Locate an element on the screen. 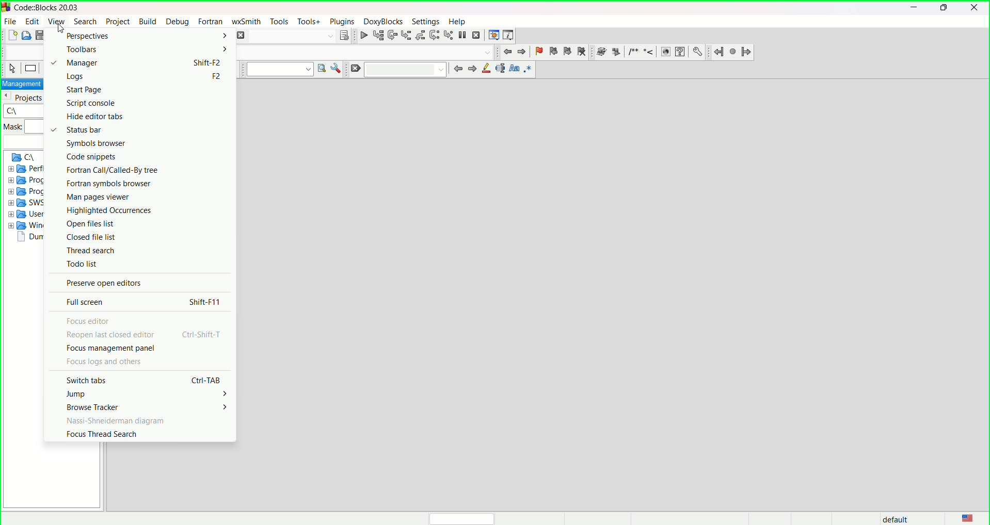 This screenshot has width=990, height=525. fortran is located at coordinates (211, 21).